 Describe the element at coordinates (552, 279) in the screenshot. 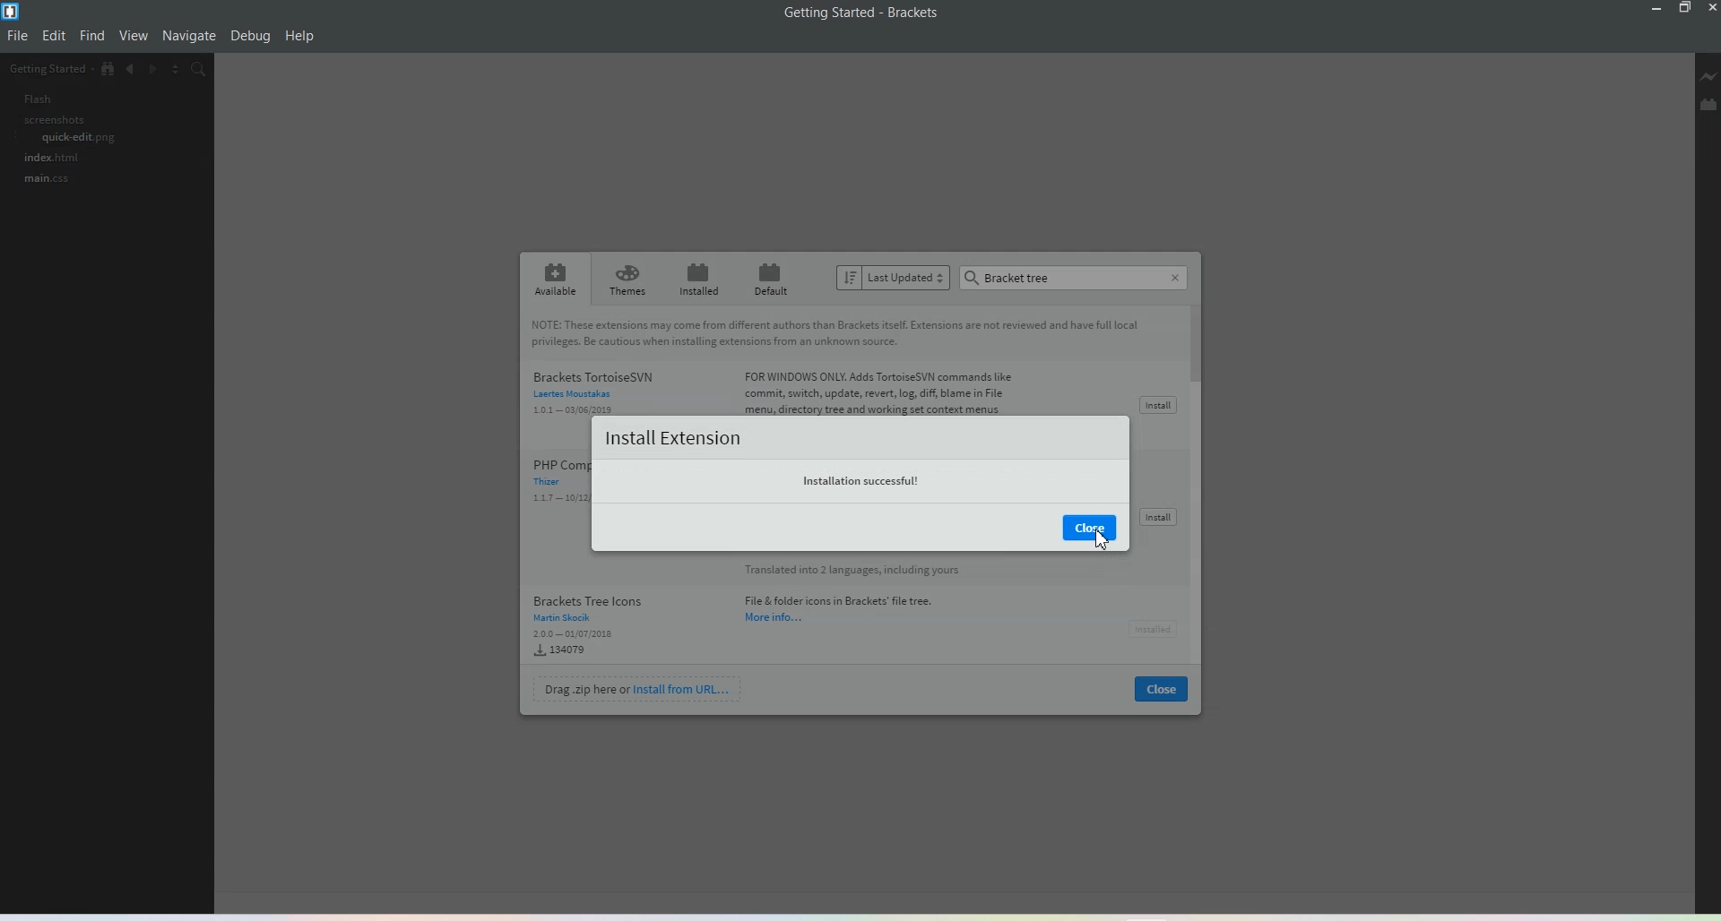

I see `Available` at that location.